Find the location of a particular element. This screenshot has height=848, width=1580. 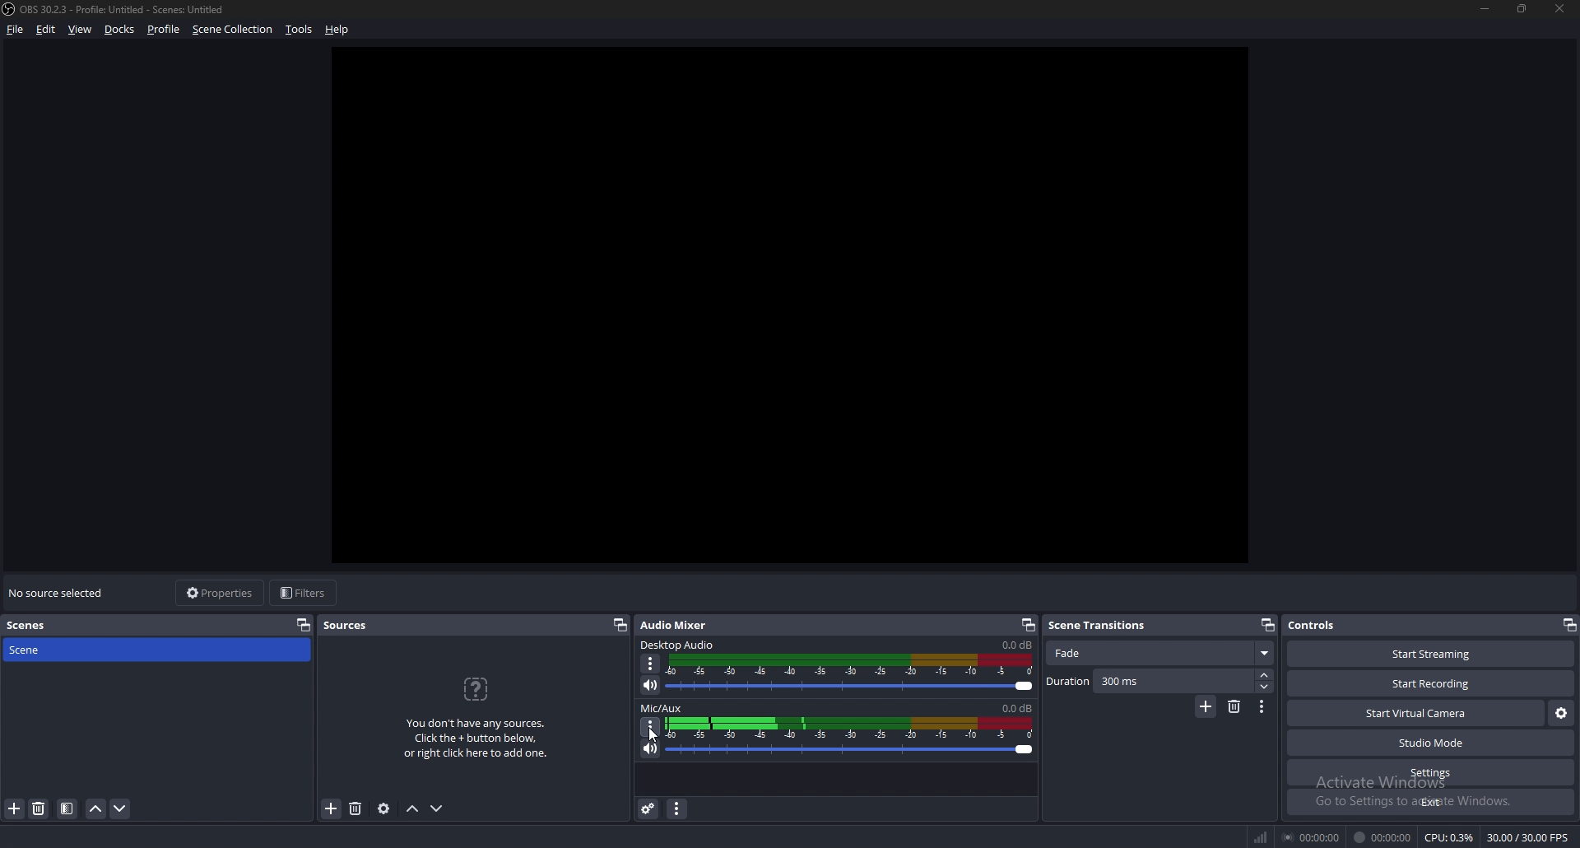

You don't have any sources.
Click the + button below,
or right click here to add one. is located at coordinates (483, 717).